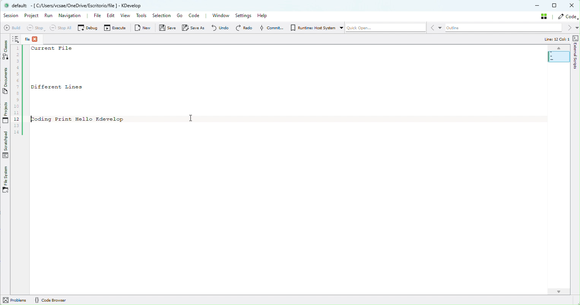 Image resolution: width=580 pixels, height=305 pixels. I want to click on New, so click(142, 28).